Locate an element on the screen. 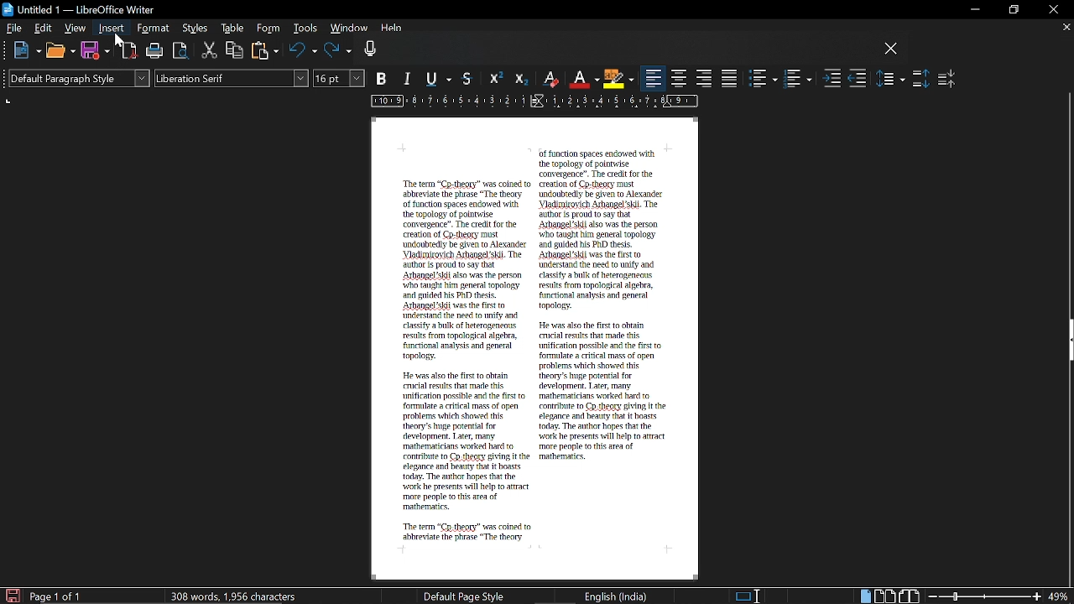 This screenshot has height=604, width=1074. Open is located at coordinates (60, 52).